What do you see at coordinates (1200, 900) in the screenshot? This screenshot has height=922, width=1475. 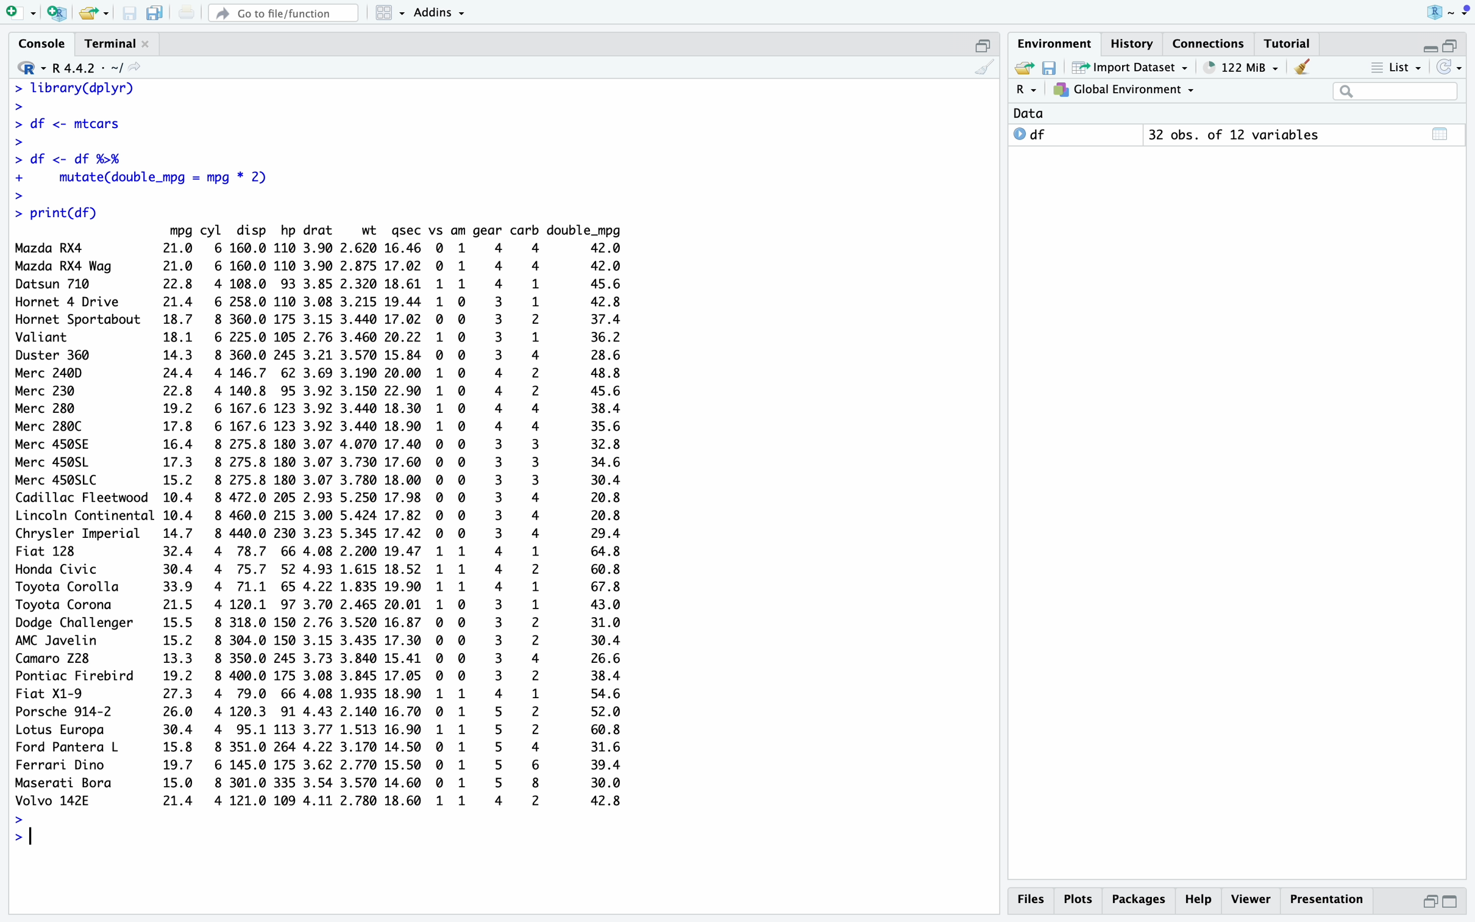 I see `help` at bounding box center [1200, 900].